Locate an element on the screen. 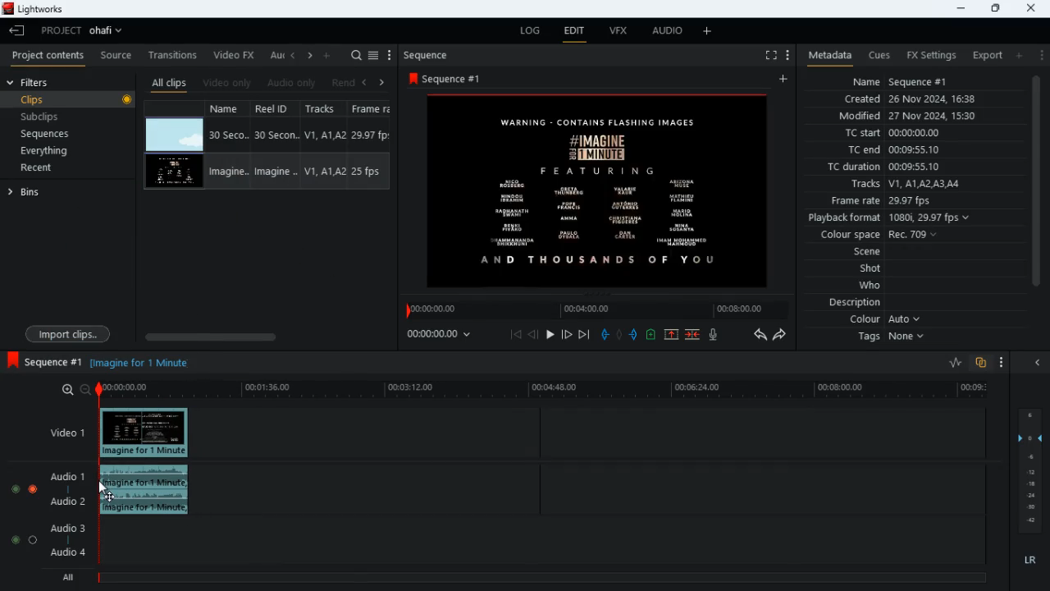  Imagine is located at coordinates (231, 171).